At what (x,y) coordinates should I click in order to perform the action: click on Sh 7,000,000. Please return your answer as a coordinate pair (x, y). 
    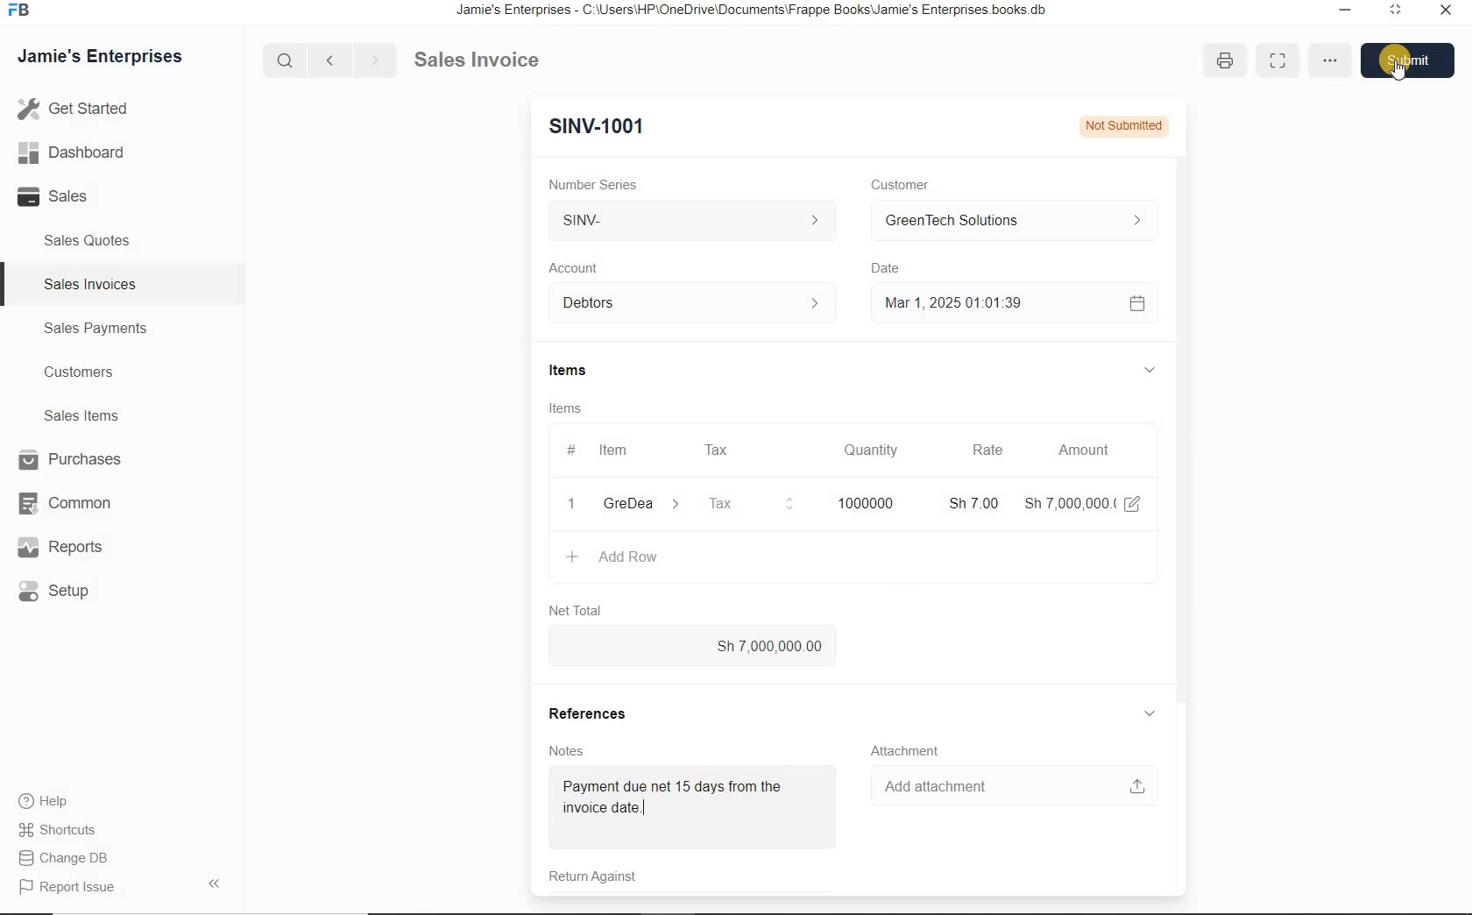
    Looking at the image, I should click on (1067, 503).